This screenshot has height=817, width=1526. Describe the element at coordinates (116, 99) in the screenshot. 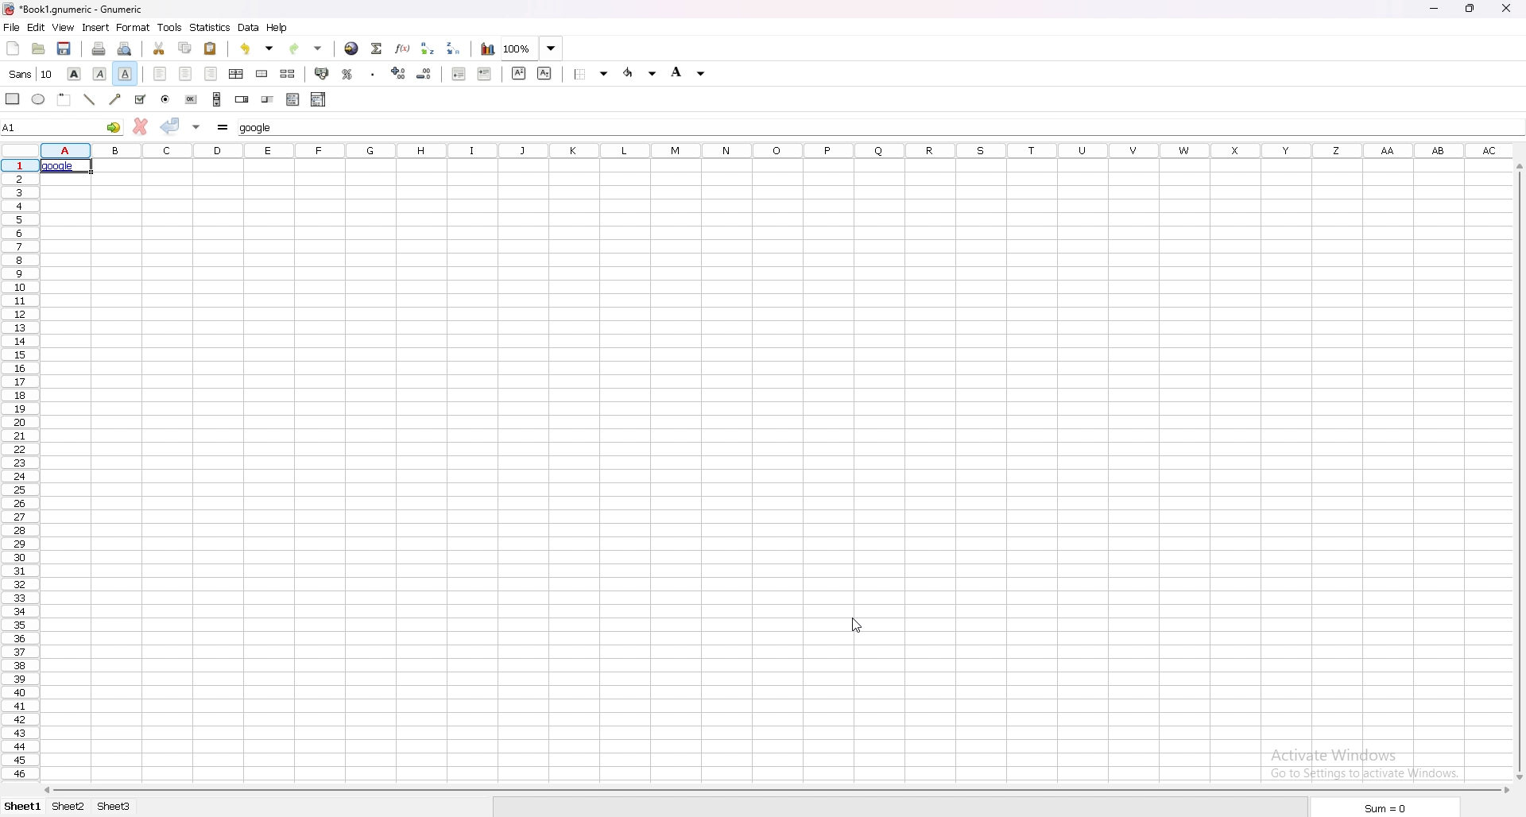

I see `arrowed line` at that location.